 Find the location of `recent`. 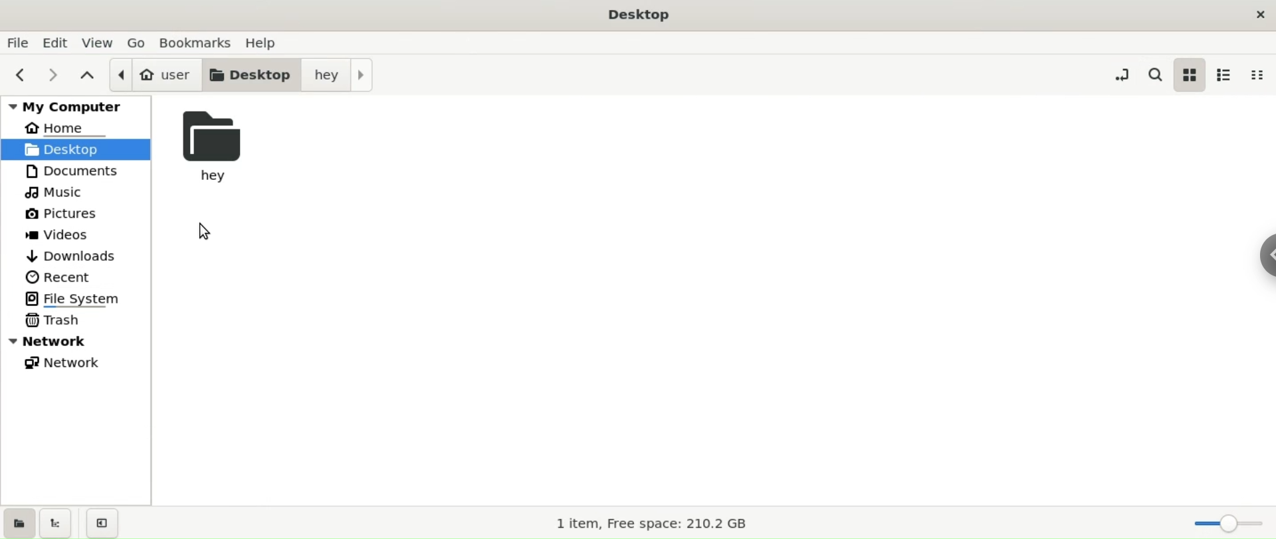

recent is located at coordinates (84, 276).